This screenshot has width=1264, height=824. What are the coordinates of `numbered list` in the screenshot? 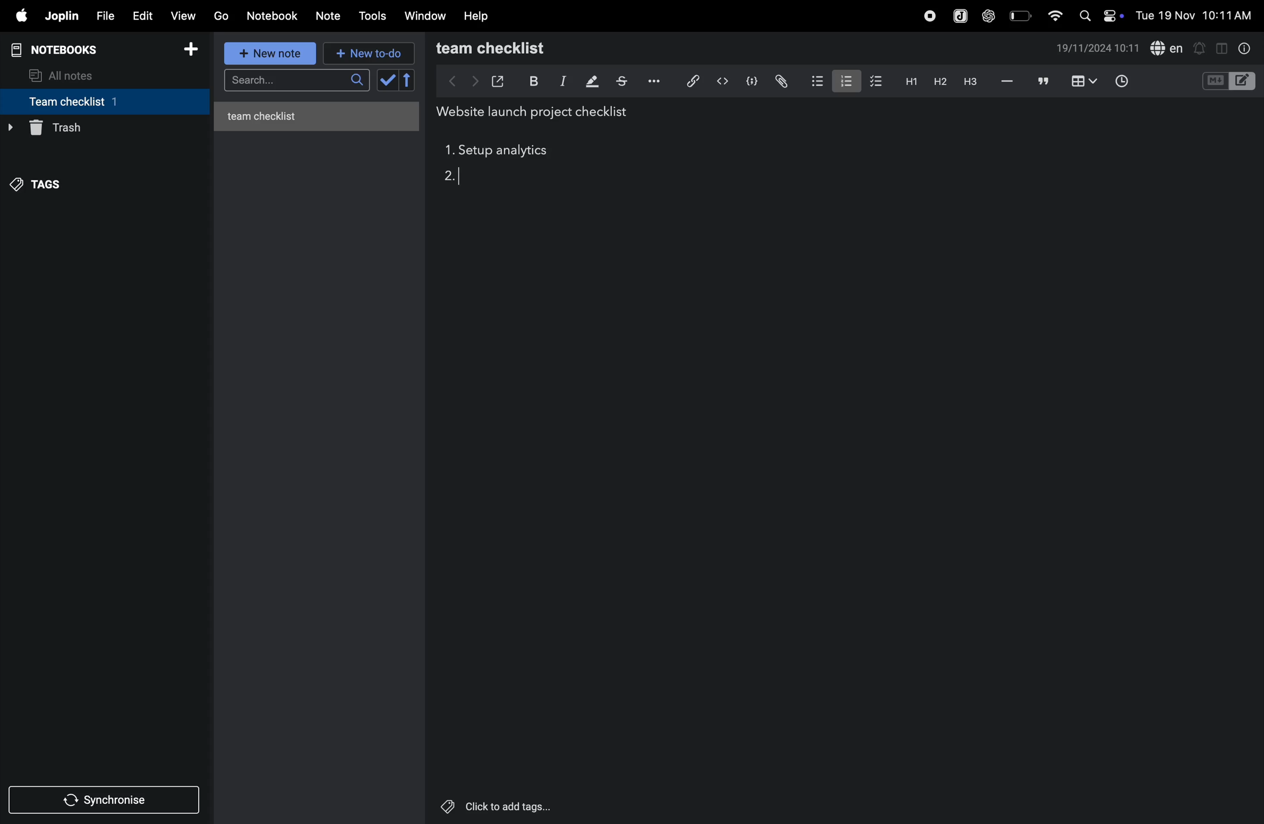 It's located at (844, 80).